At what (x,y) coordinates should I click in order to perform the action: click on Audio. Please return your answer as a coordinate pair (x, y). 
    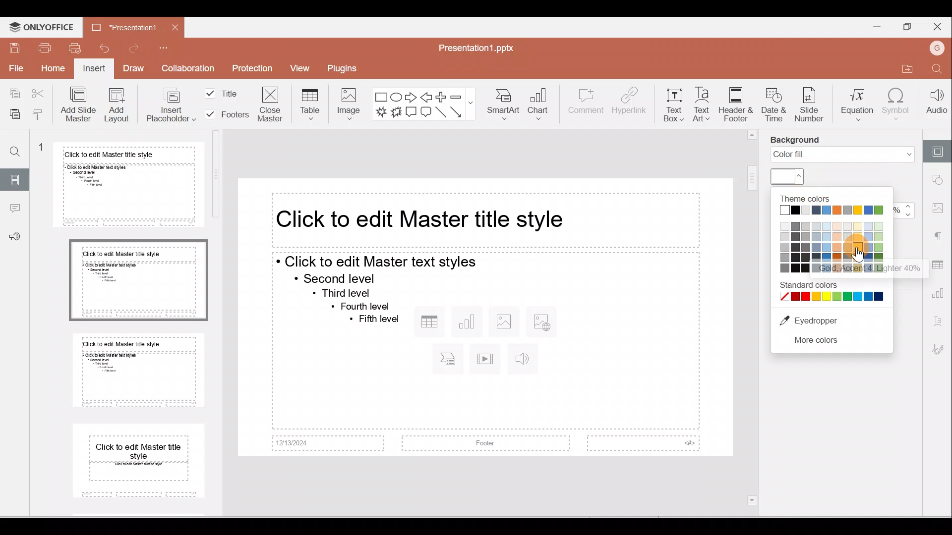
    Looking at the image, I should click on (936, 104).